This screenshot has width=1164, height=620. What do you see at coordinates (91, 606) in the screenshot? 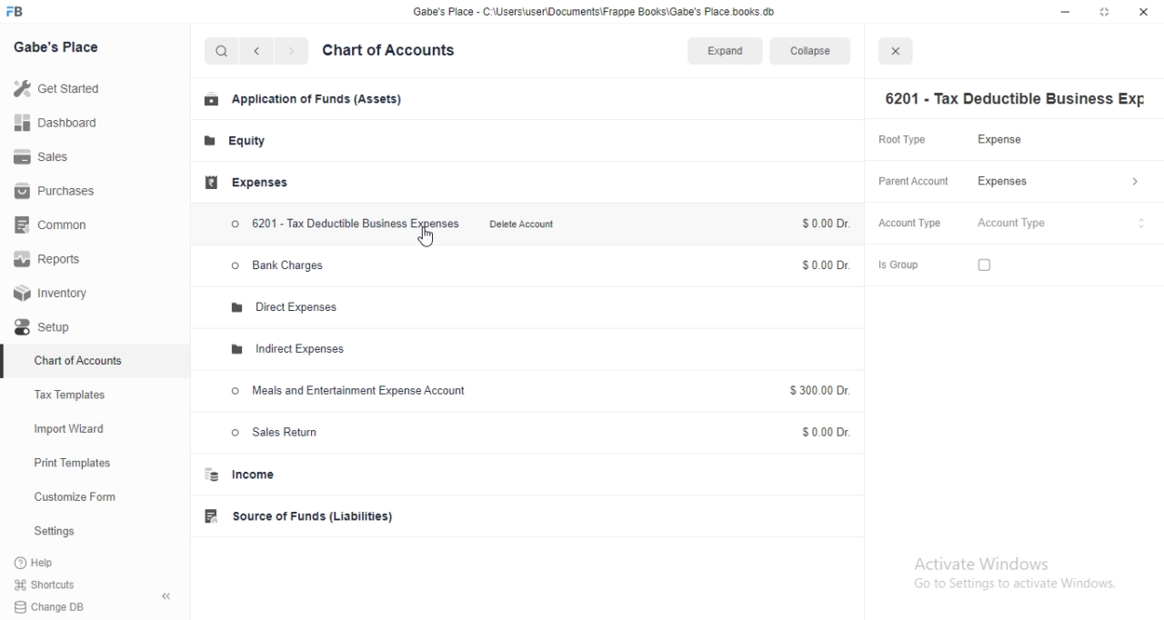
I see `Change DB` at bounding box center [91, 606].